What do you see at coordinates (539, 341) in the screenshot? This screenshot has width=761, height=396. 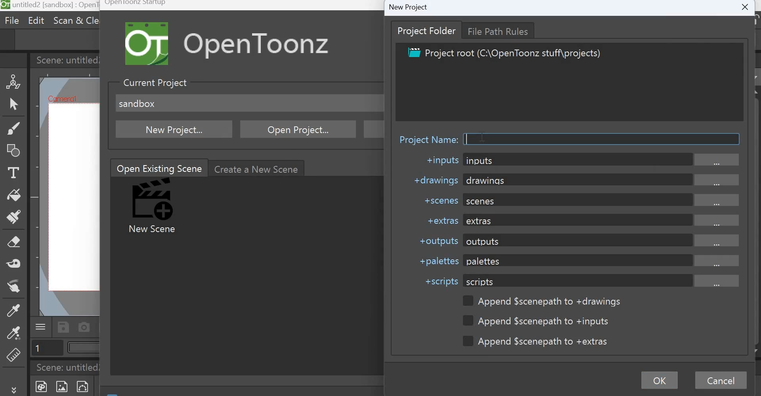 I see `Append $scenepath to +extras` at bounding box center [539, 341].